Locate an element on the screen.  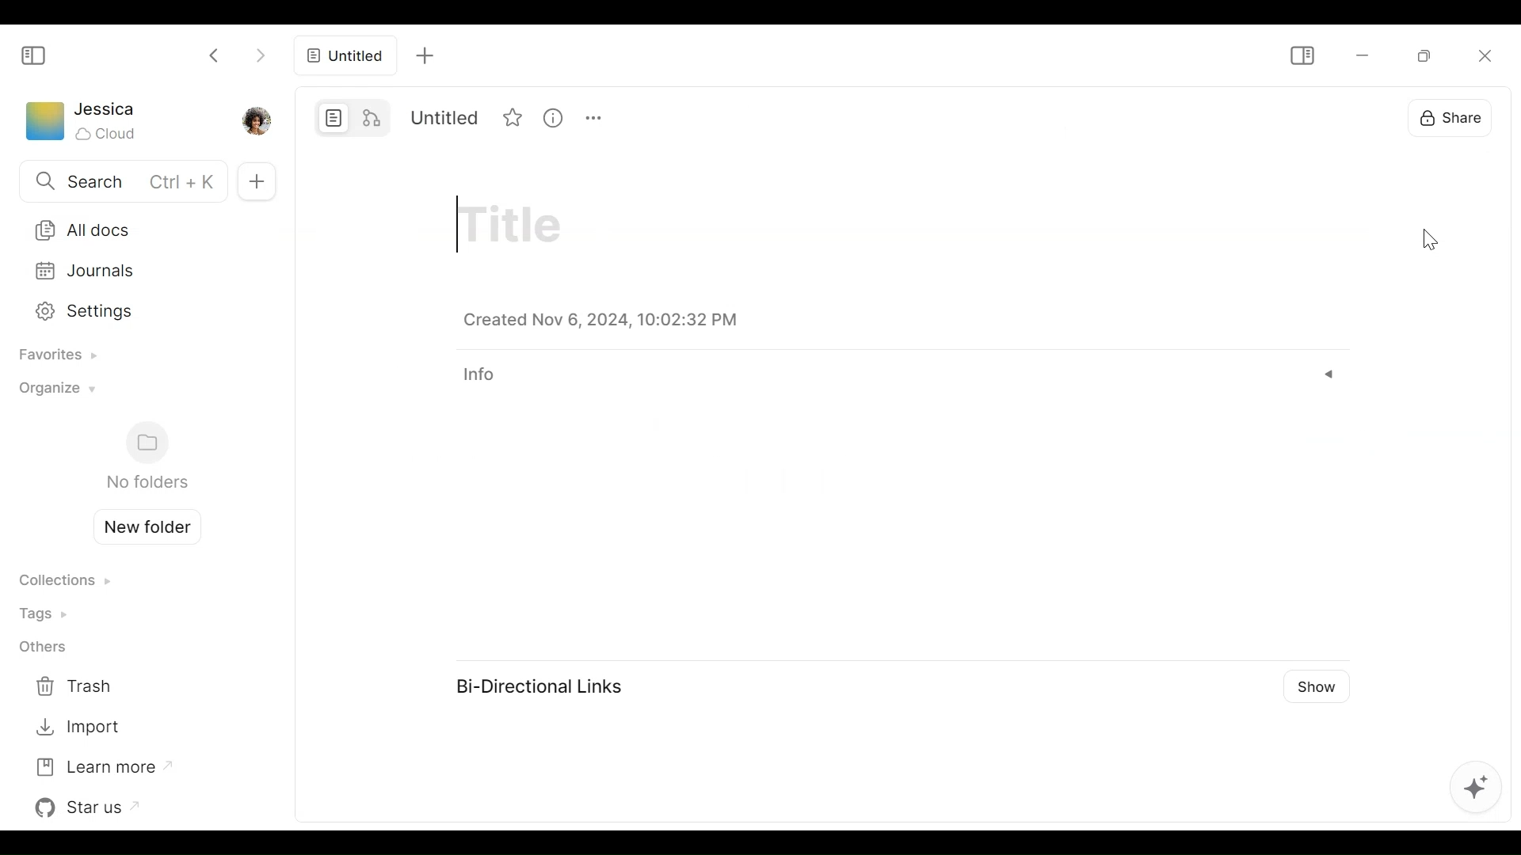
Trash is located at coordinates (78, 687).